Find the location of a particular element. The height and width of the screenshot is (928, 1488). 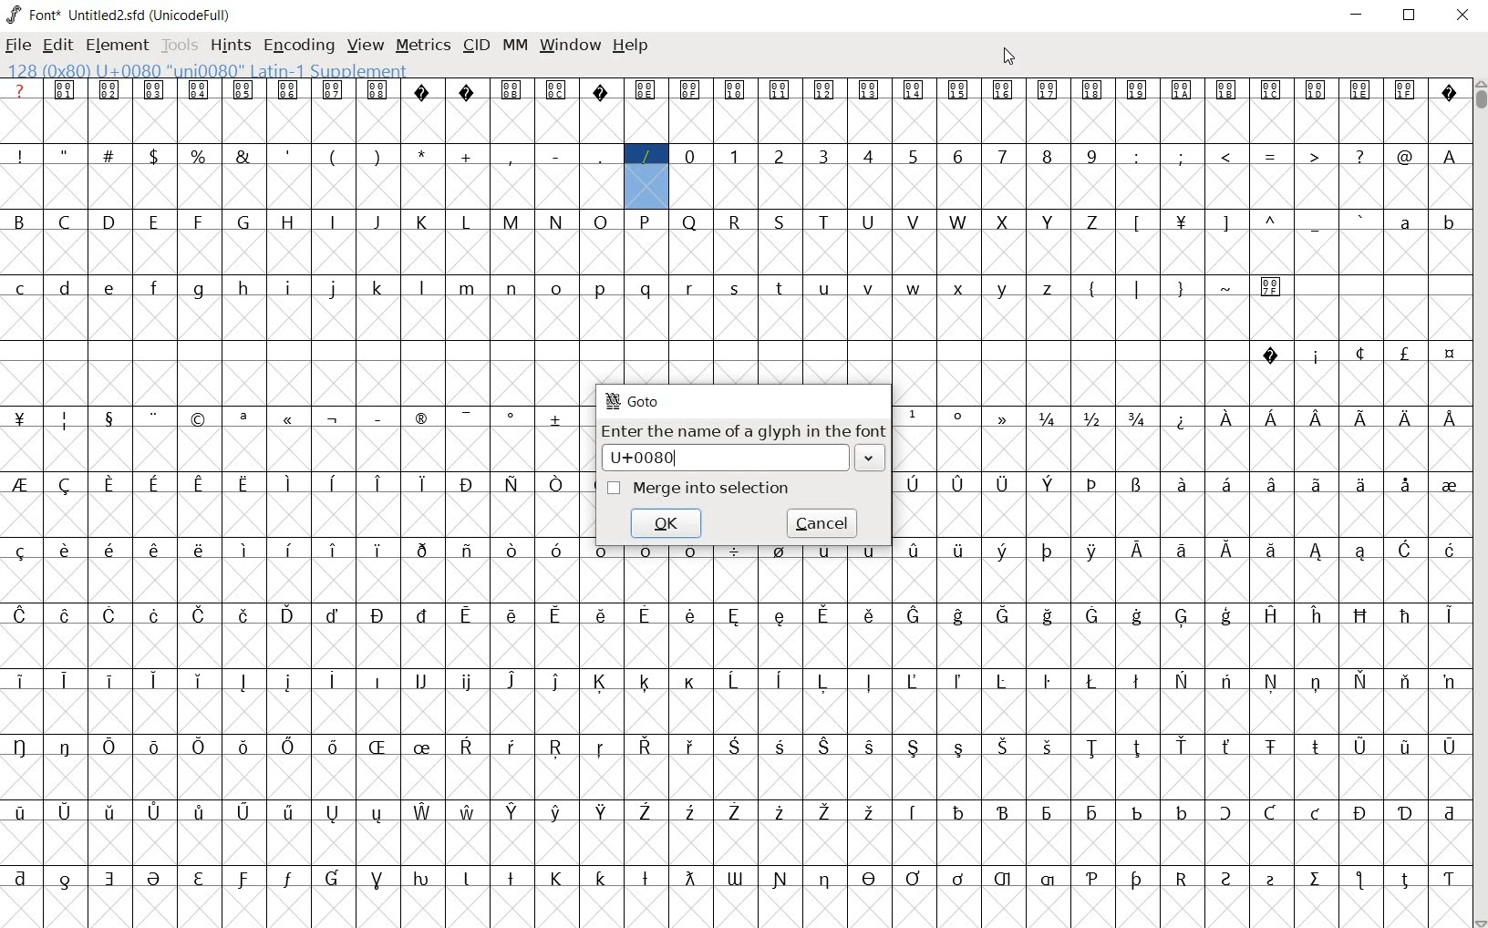

glyph is located at coordinates (600, 682).